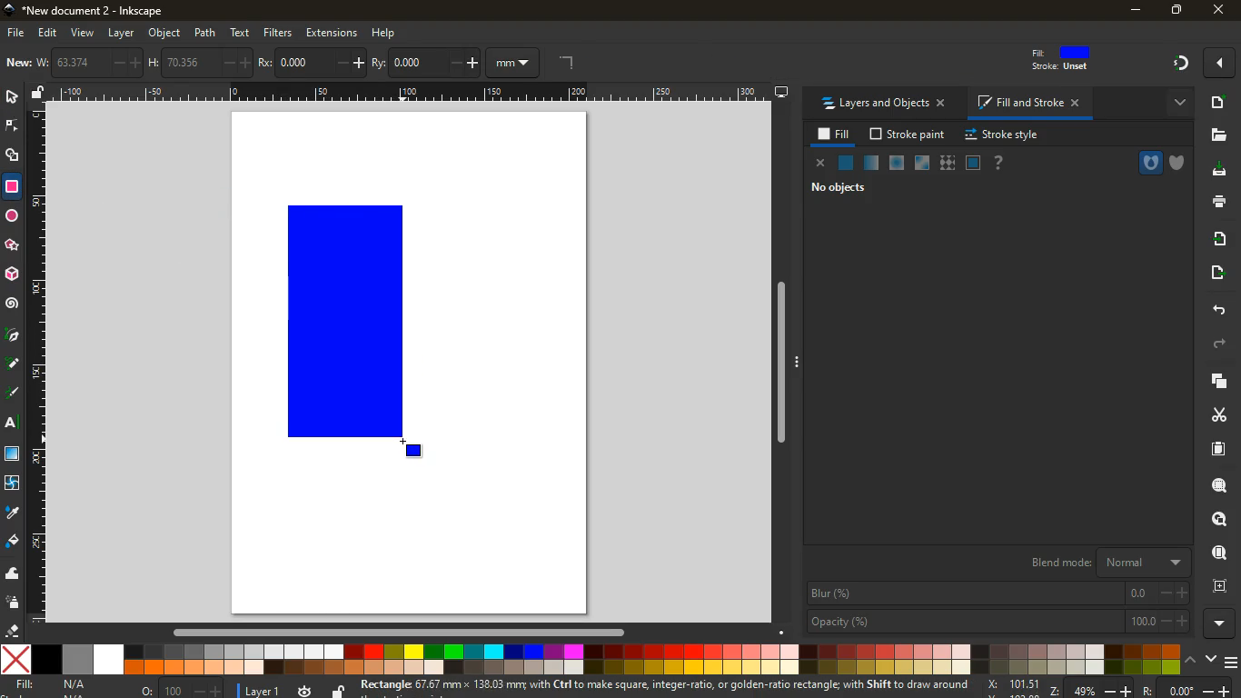 This screenshot has height=698, width=1241. What do you see at coordinates (999, 593) in the screenshot?
I see `blur` at bounding box center [999, 593].